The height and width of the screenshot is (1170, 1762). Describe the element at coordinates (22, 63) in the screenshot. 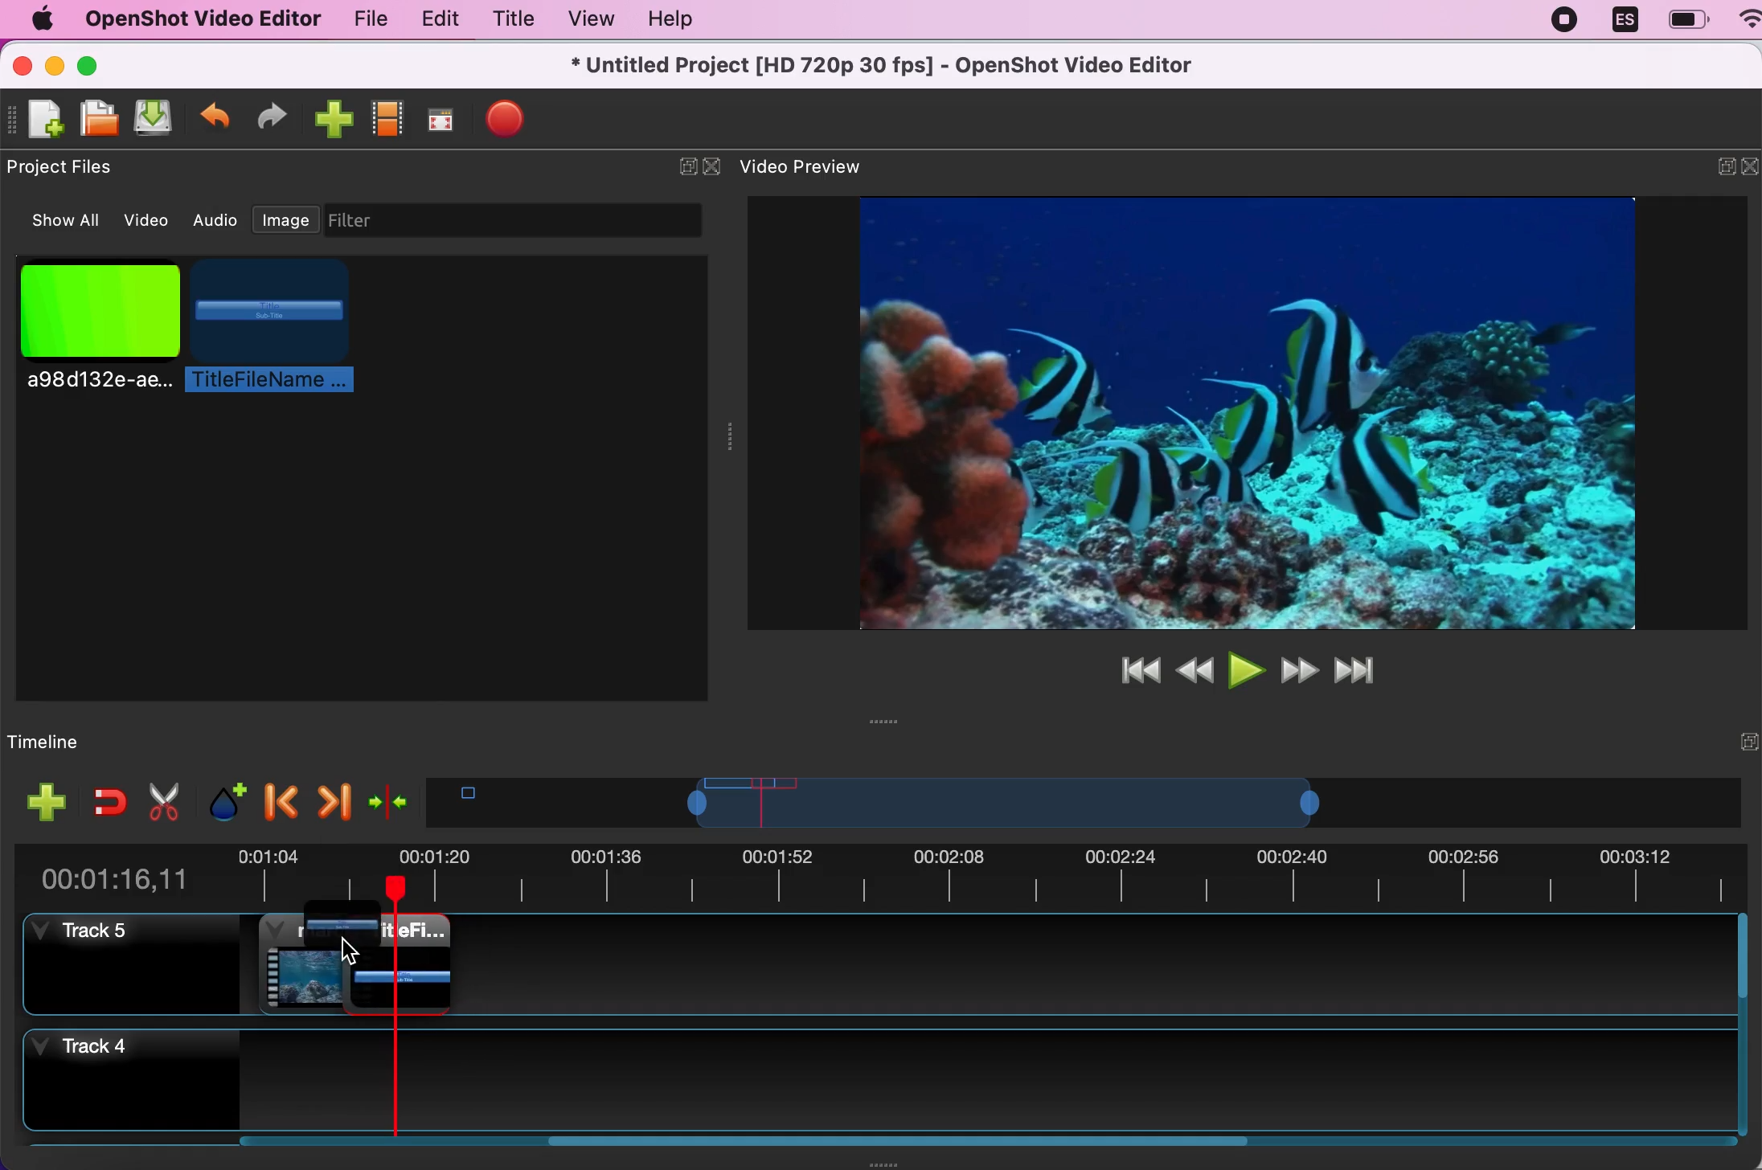

I see `close` at that location.